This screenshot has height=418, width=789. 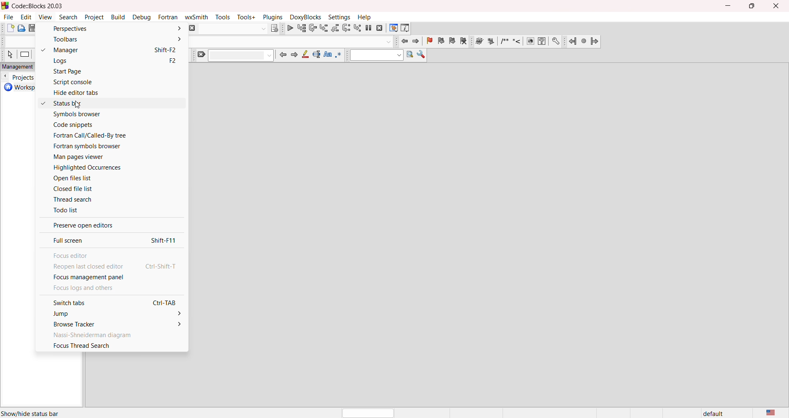 I want to click on logs, so click(x=109, y=61).